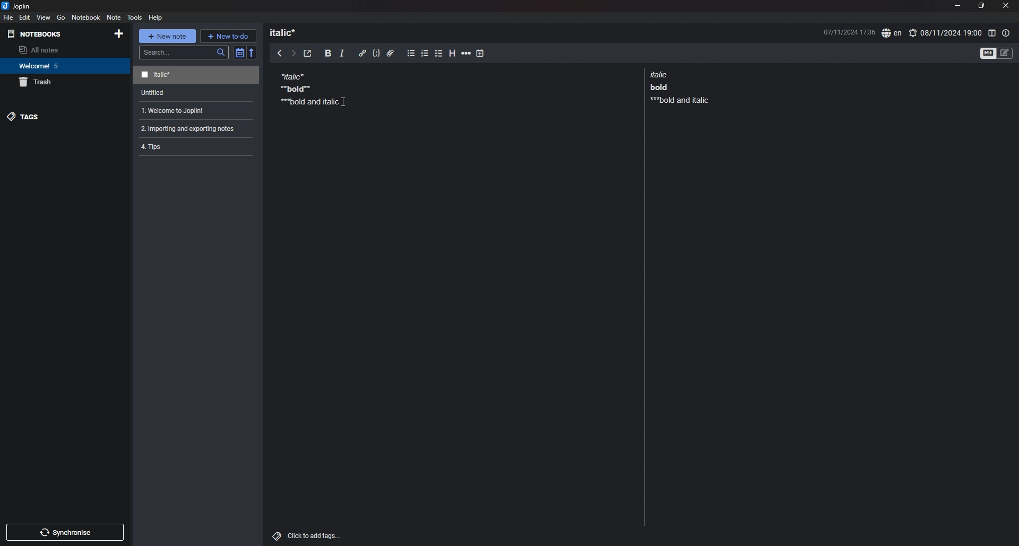 This screenshot has width=1019, height=546. I want to click on numbered list, so click(425, 55).